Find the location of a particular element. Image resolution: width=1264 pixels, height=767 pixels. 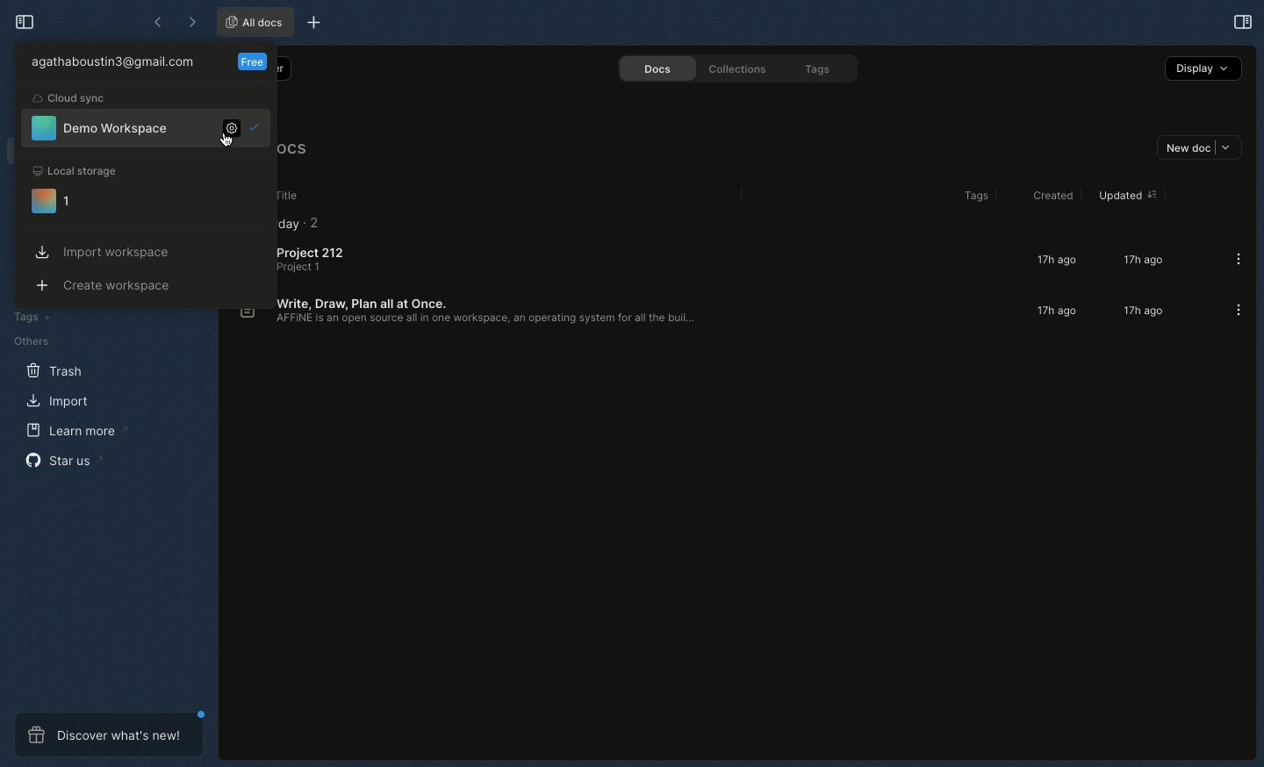

Open right panel is located at coordinates (1241, 22).